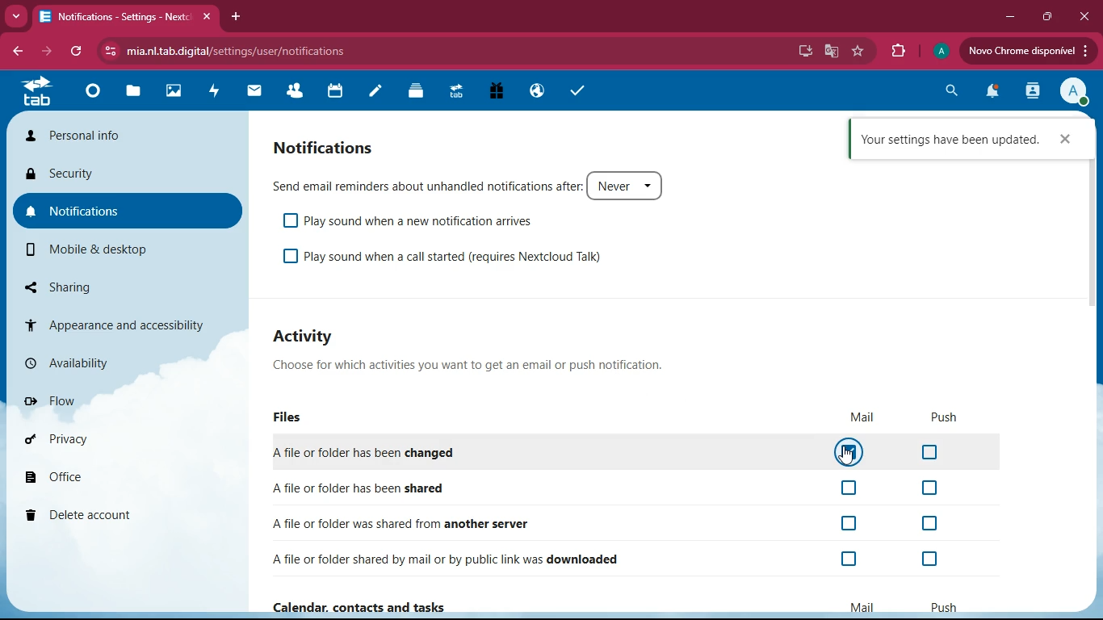  Describe the element at coordinates (846, 455) in the screenshot. I see `cursor` at that location.